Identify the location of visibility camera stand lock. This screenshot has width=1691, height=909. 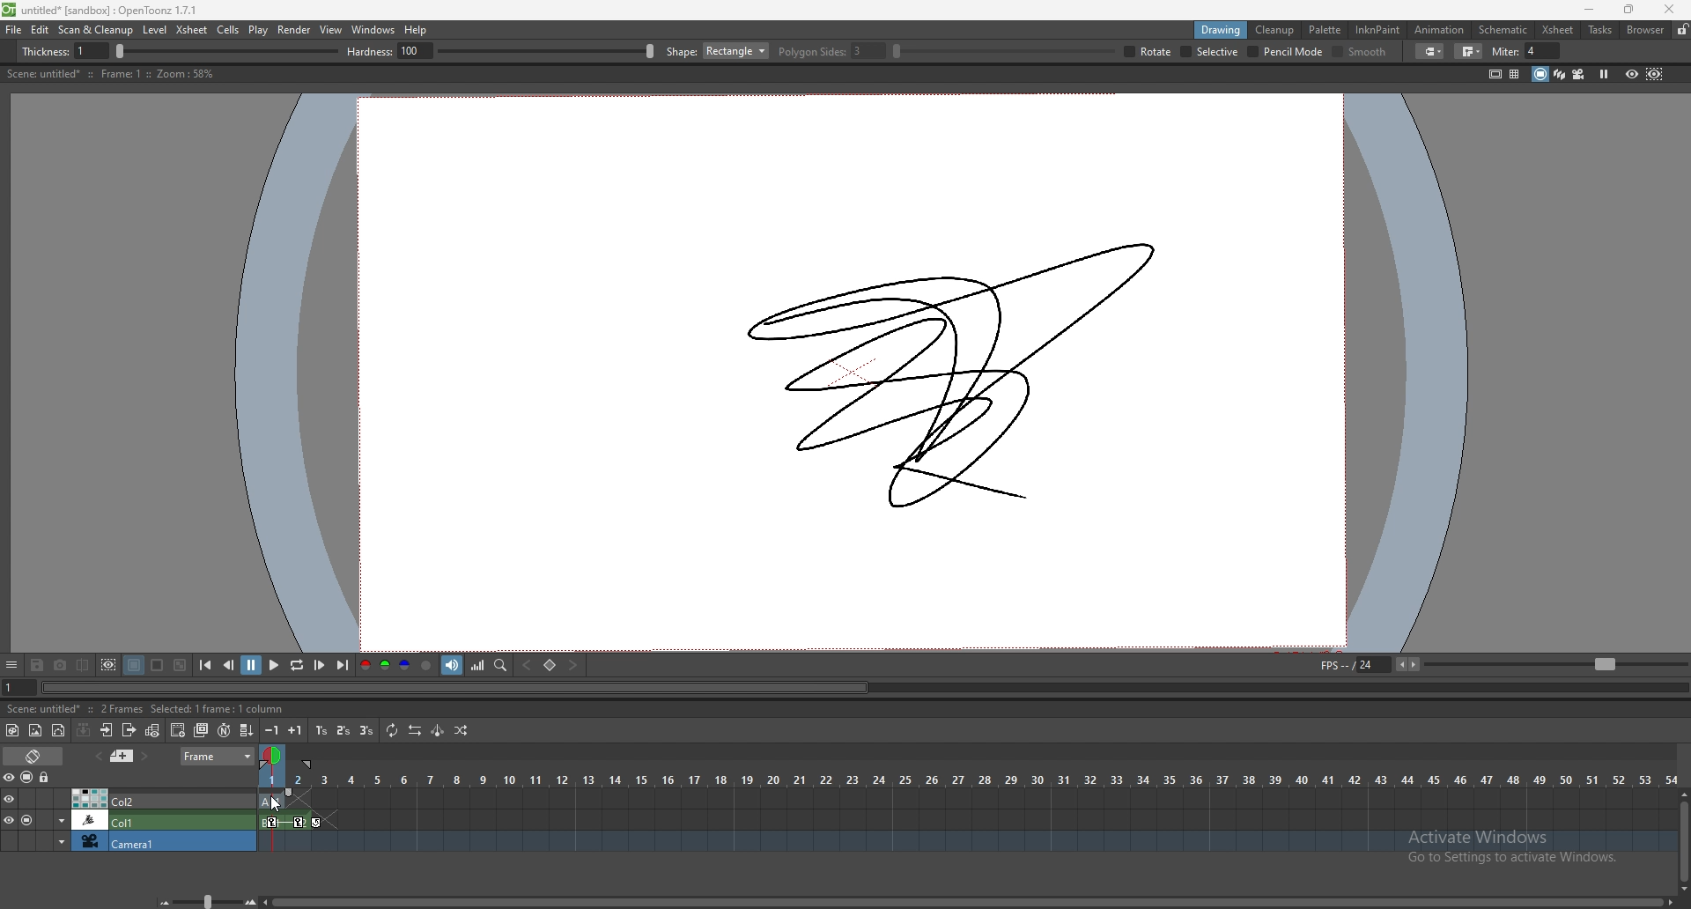
(29, 777).